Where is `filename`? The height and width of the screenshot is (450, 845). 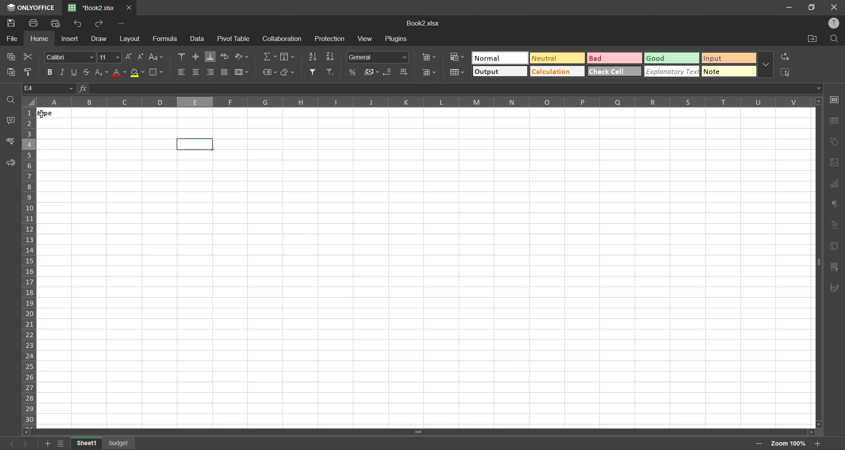 filename is located at coordinates (426, 24).